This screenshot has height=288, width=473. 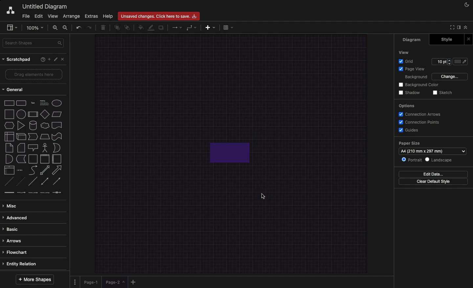 What do you see at coordinates (33, 158) in the screenshot?
I see `container` at bounding box center [33, 158].